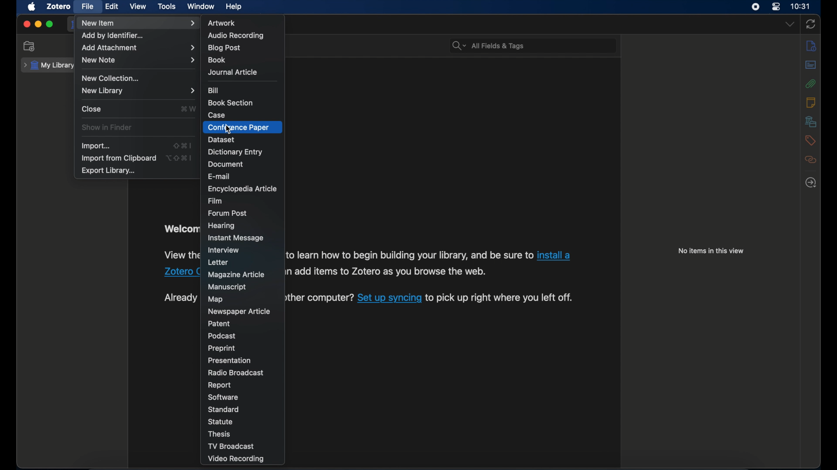 The height and width of the screenshot is (470, 837). I want to click on map, so click(216, 299).